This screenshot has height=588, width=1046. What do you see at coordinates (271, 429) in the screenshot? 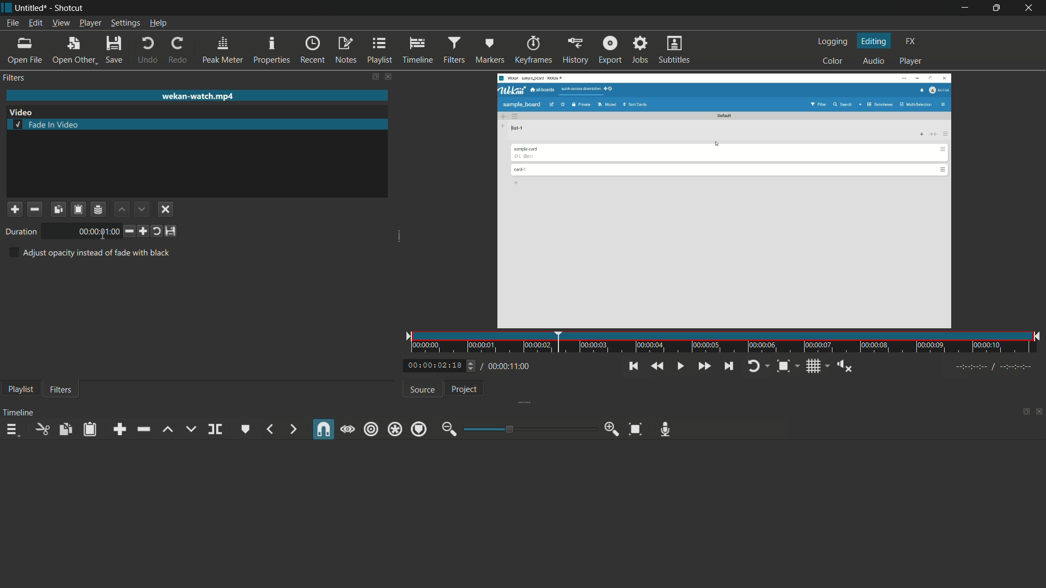
I see `previous marker` at bounding box center [271, 429].